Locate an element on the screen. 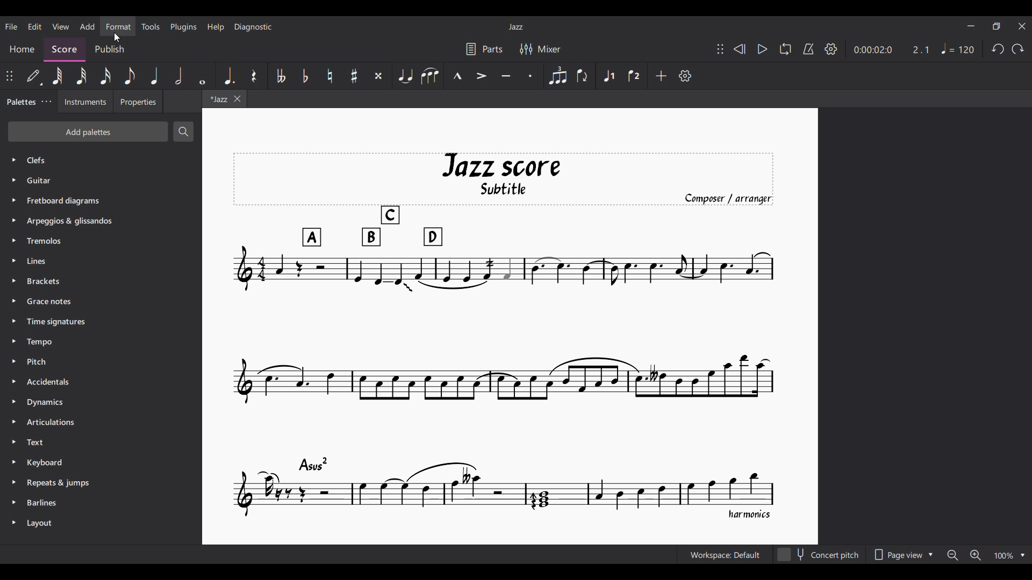 Image resolution: width=1032 pixels, height=580 pixels. Arpeggios is located at coordinates (71, 222).